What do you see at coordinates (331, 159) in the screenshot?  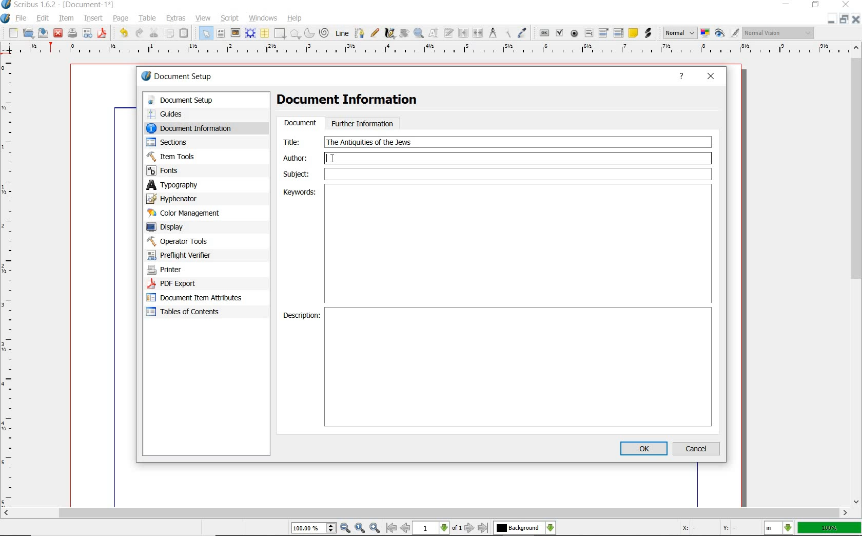 I see `editor` at bounding box center [331, 159].